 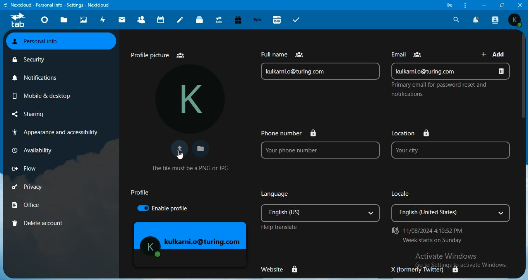 What do you see at coordinates (179, 149) in the screenshot?
I see `upload` at bounding box center [179, 149].